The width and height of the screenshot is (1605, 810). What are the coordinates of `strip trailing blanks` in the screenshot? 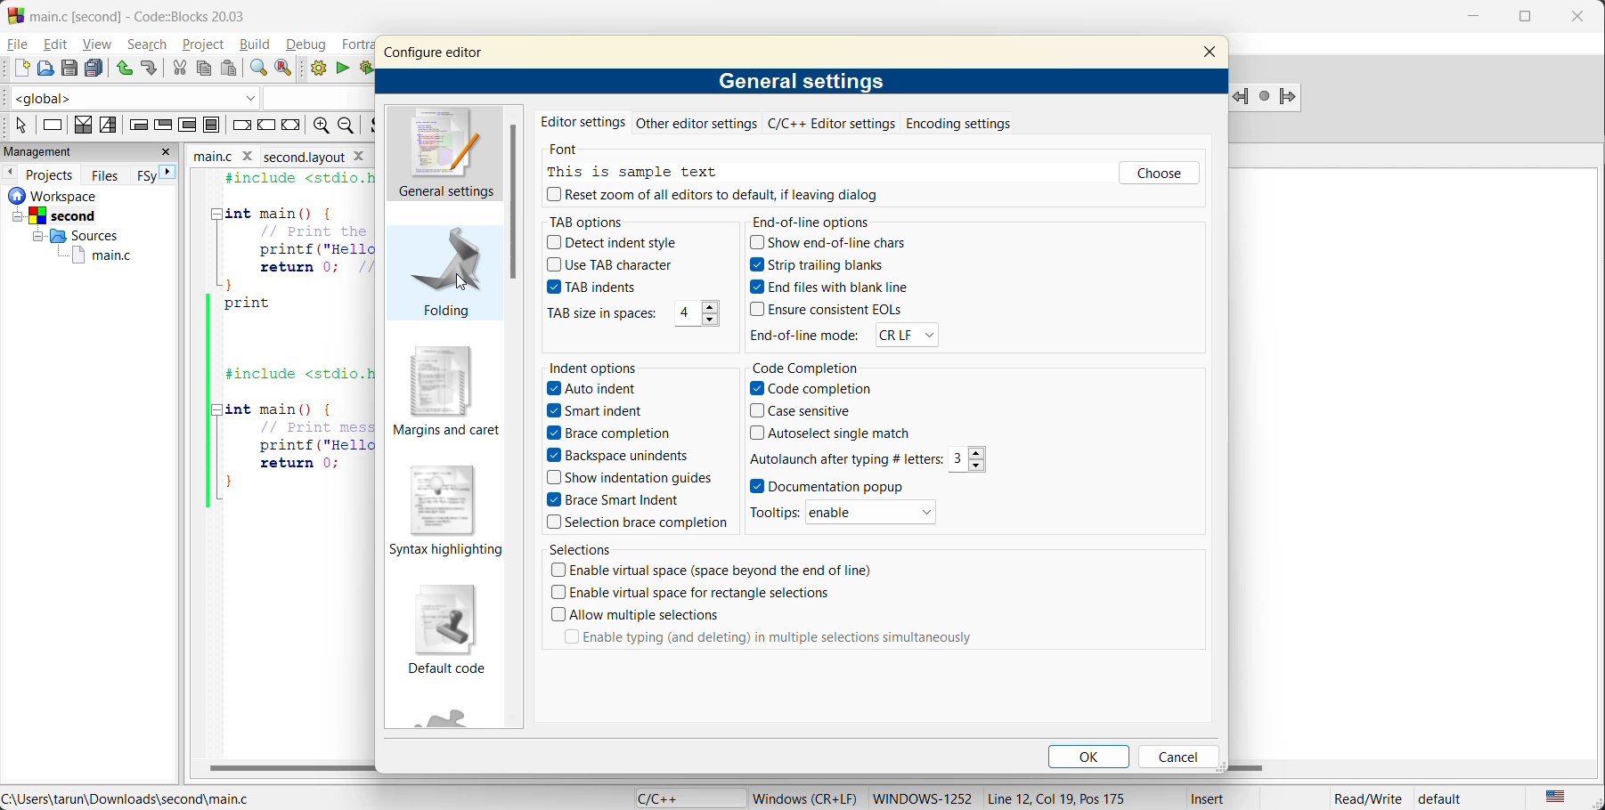 It's located at (830, 265).